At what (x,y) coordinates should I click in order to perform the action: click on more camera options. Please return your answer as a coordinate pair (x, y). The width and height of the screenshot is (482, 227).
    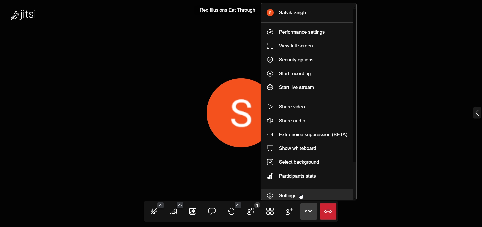
    Looking at the image, I should click on (180, 205).